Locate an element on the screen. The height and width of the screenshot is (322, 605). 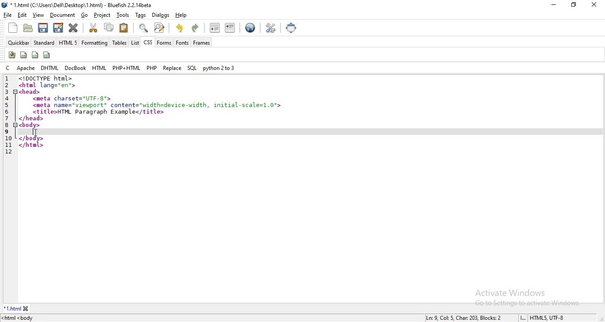
view is located at coordinates (38, 15).